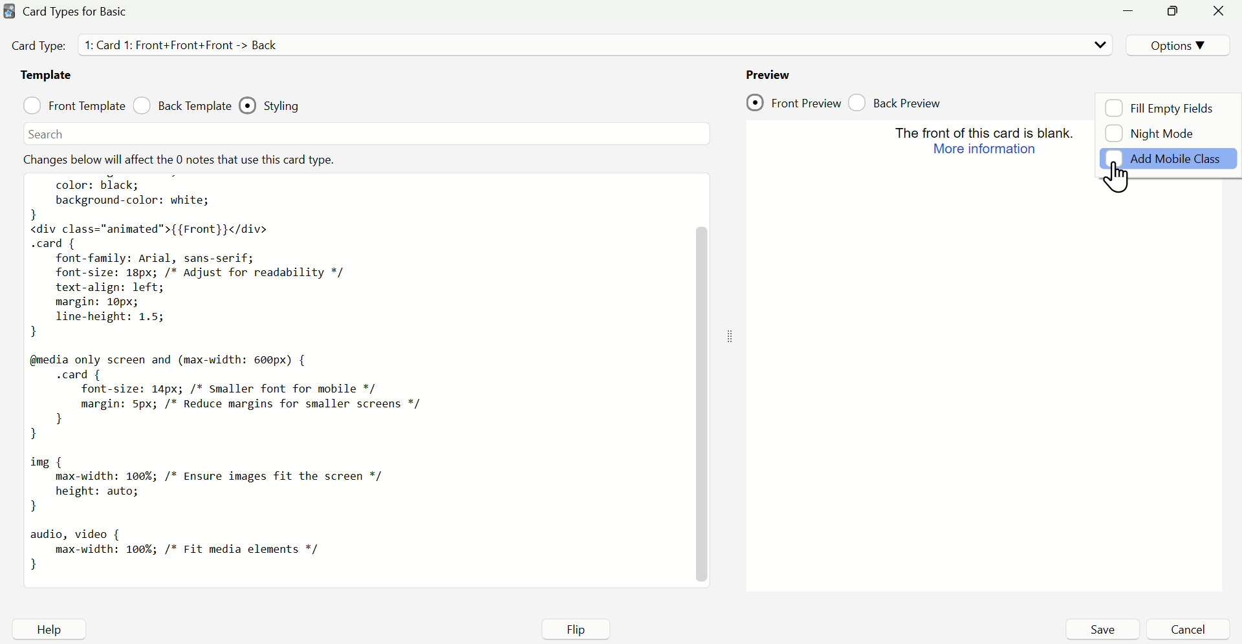 This screenshot has height=644, width=1242. Describe the element at coordinates (47, 630) in the screenshot. I see `Help` at that location.